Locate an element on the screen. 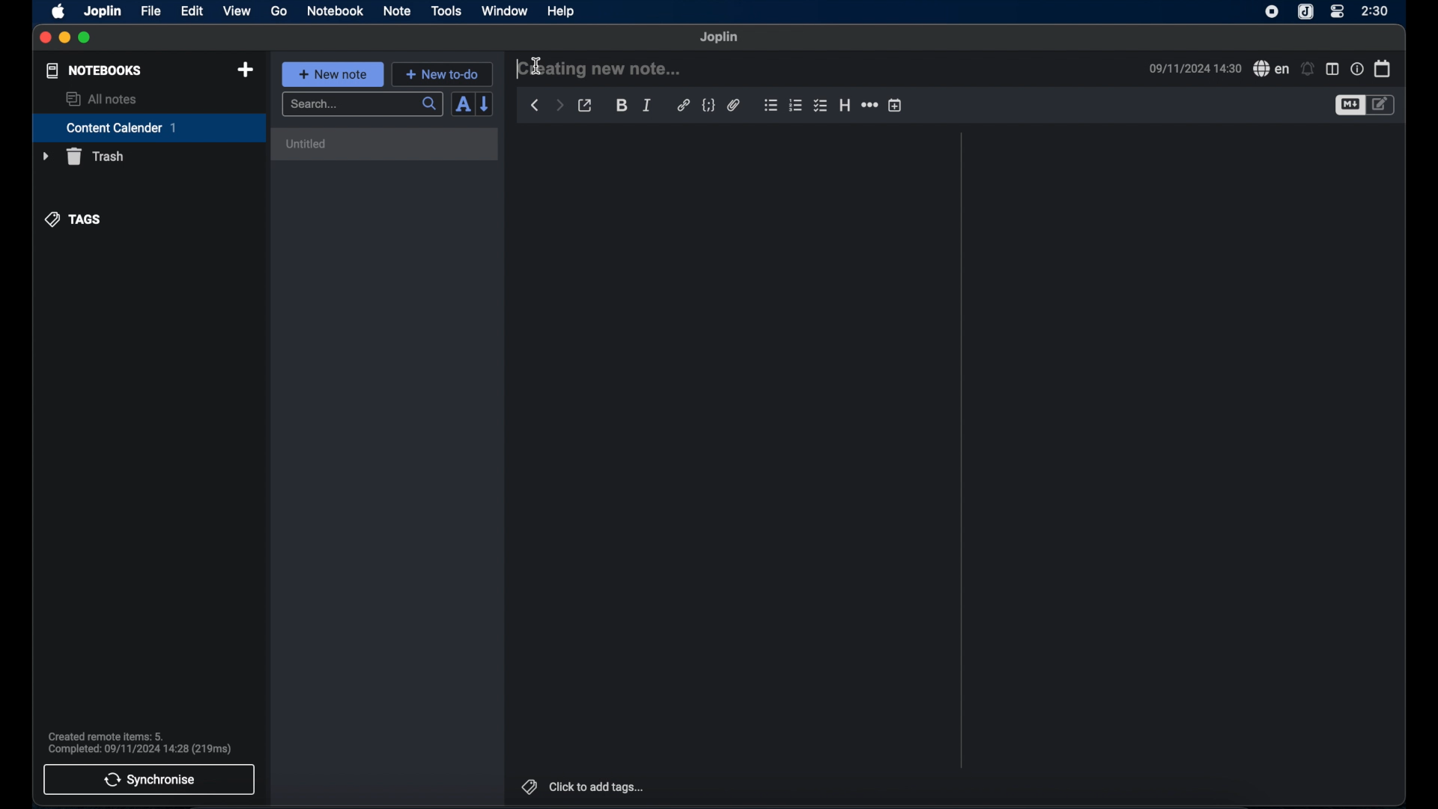 This screenshot has width=1438, height=809. back is located at coordinates (536, 106).